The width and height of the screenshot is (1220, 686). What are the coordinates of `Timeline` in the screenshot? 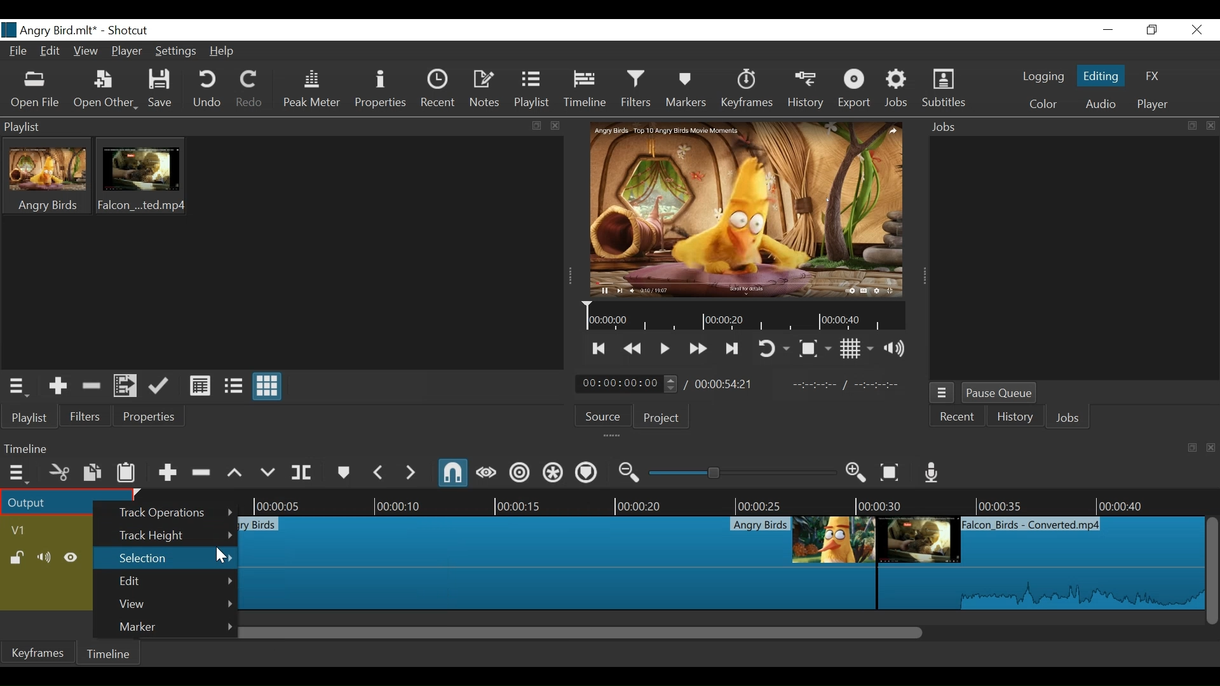 It's located at (109, 653).